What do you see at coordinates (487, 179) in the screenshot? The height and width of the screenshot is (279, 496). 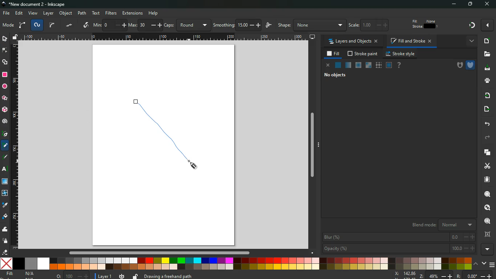 I see `paper` at bounding box center [487, 179].